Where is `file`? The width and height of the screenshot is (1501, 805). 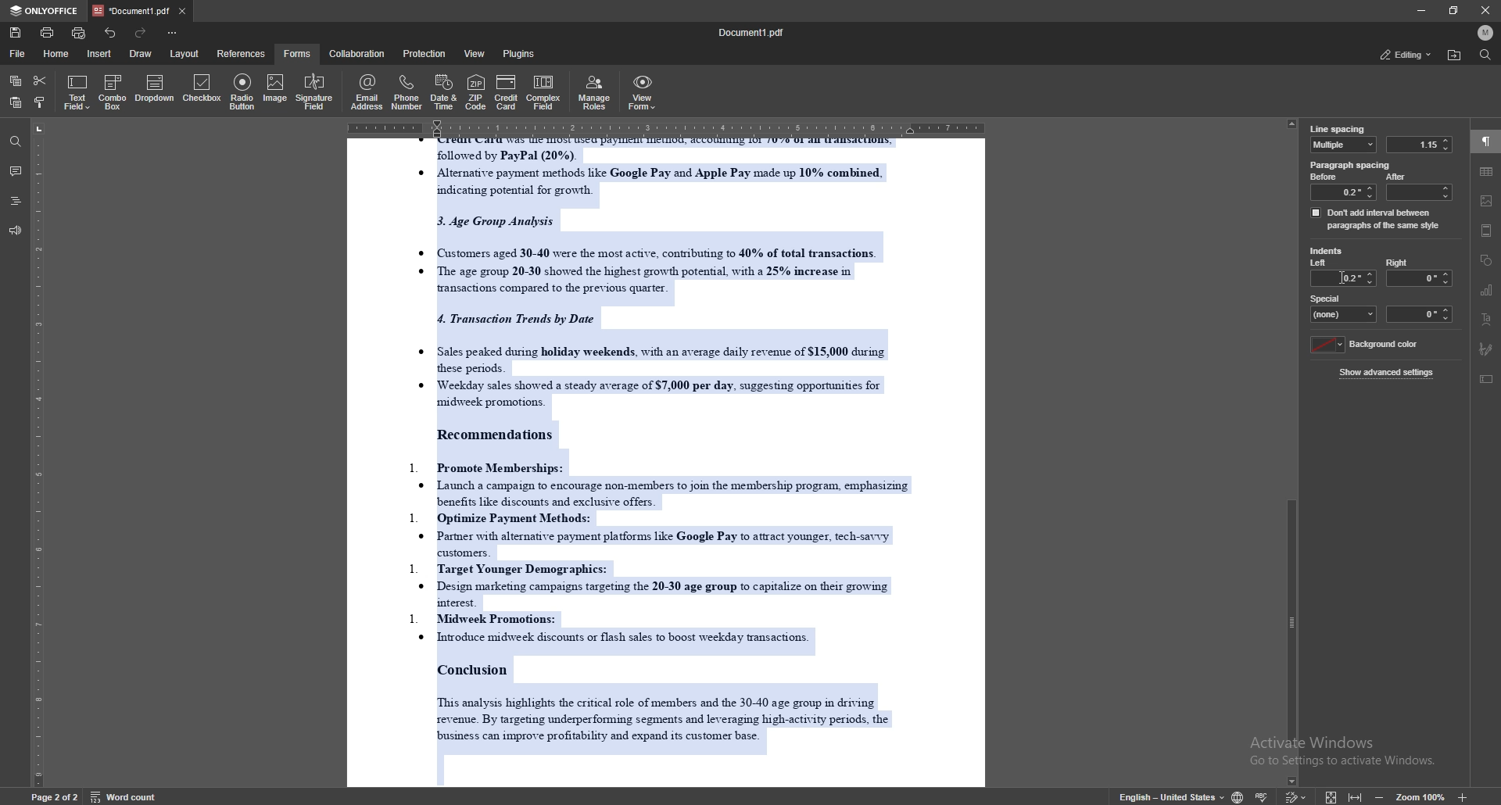 file is located at coordinates (18, 54).